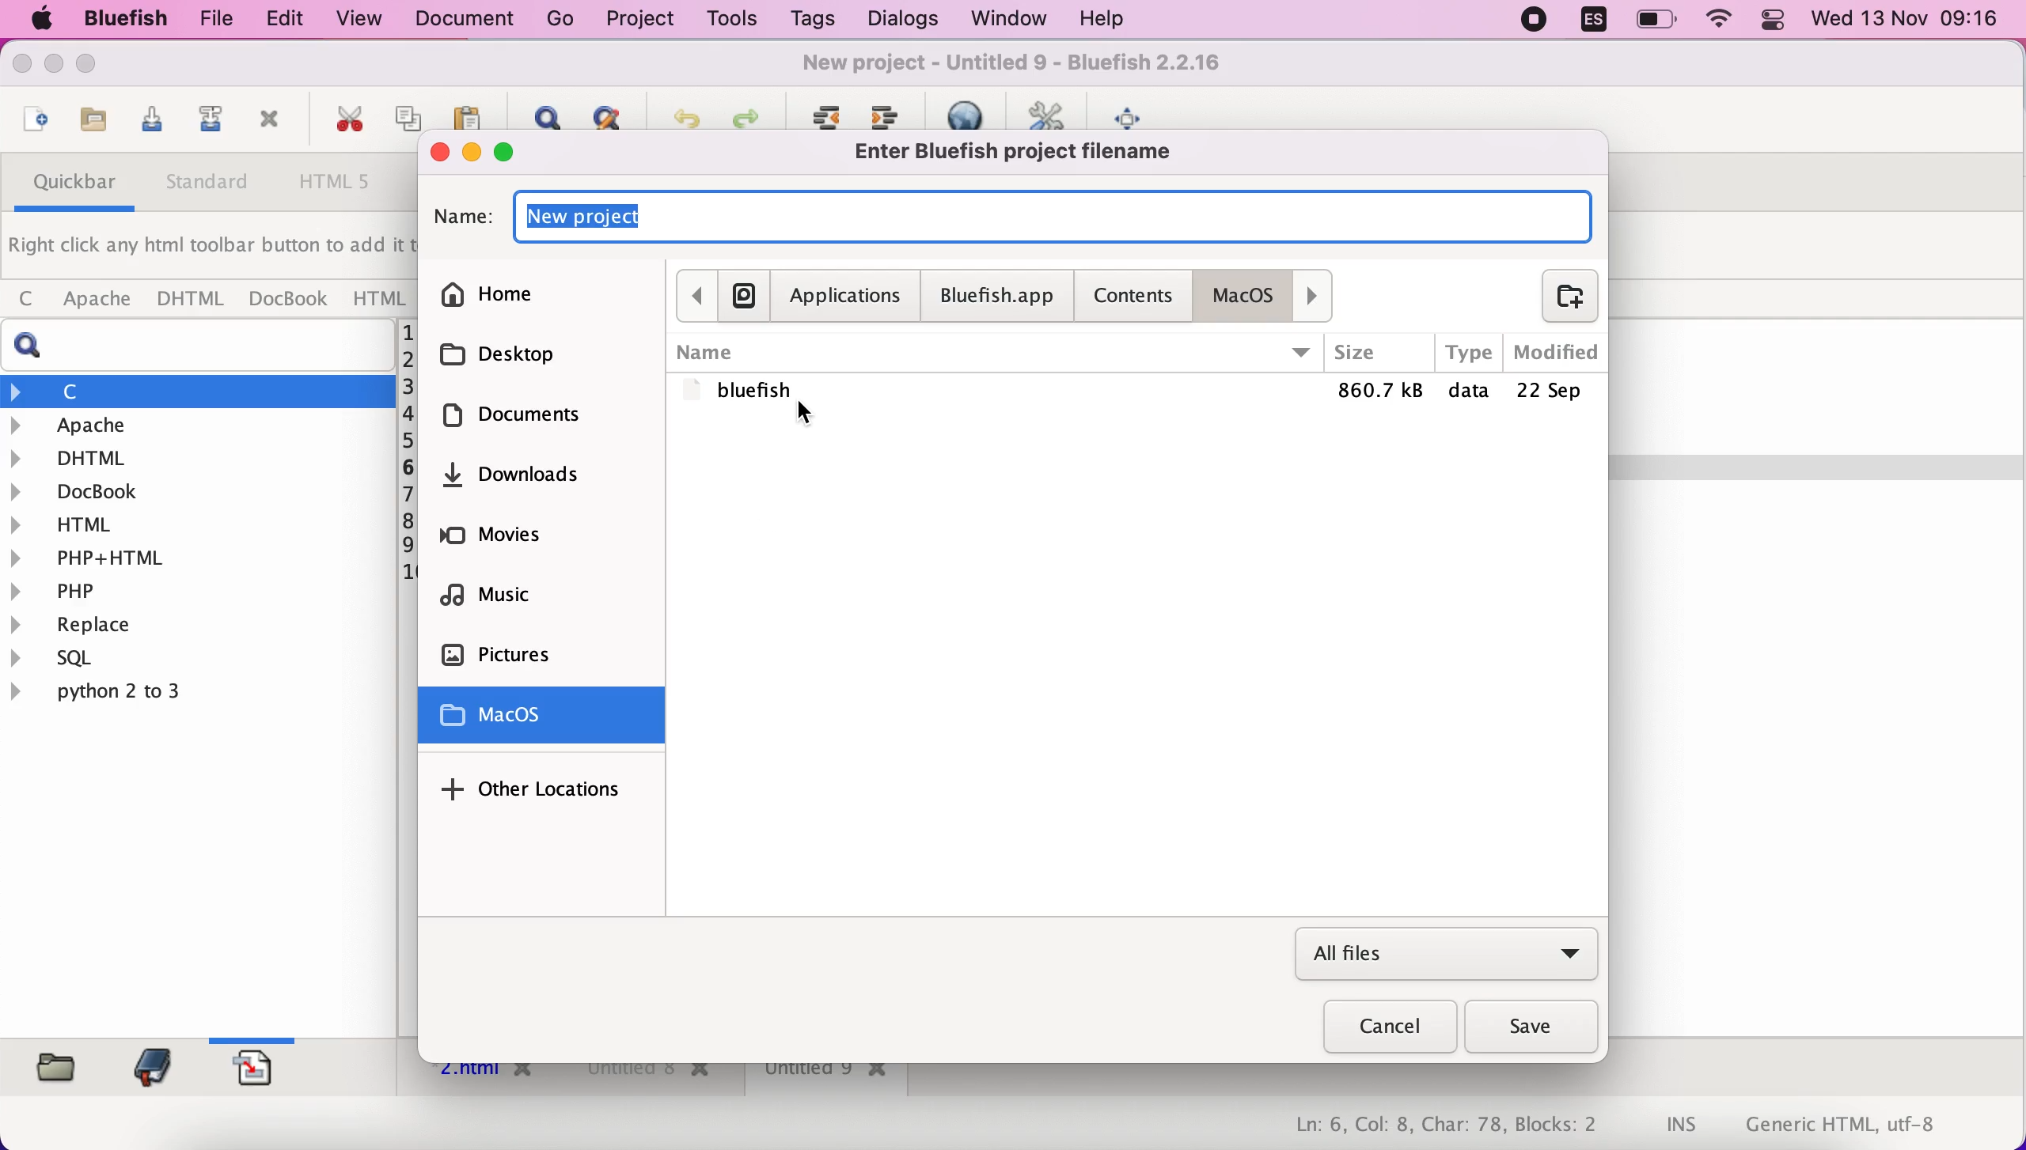 The height and width of the screenshot is (1150, 2026). Describe the element at coordinates (553, 482) in the screenshot. I see `downloads` at that location.